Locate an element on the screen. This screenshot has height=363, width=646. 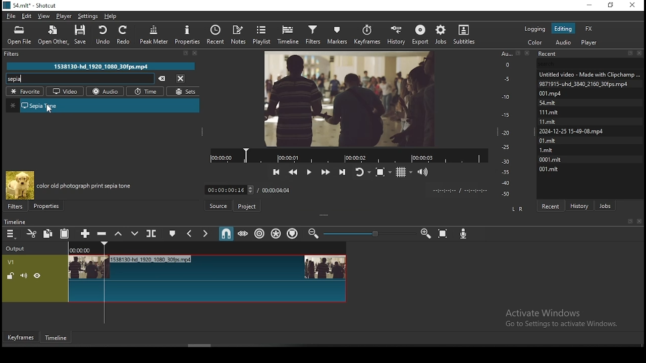
open file is located at coordinates (19, 35).